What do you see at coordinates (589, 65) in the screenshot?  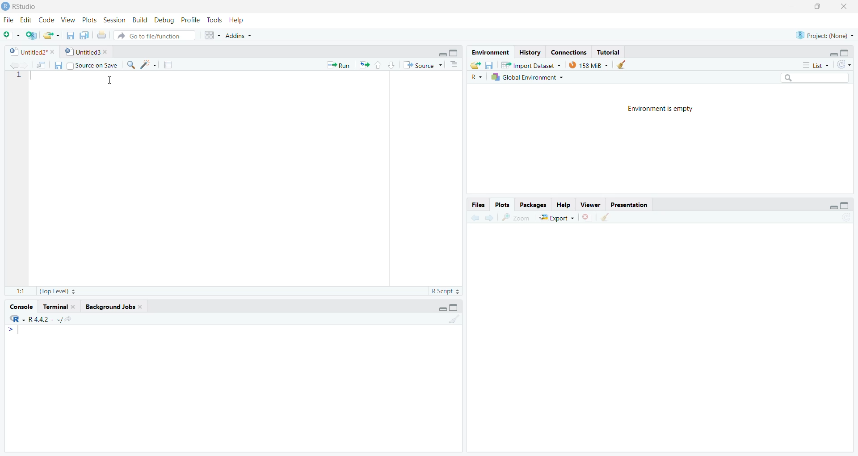 I see `» 158 MiB ` at bounding box center [589, 65].